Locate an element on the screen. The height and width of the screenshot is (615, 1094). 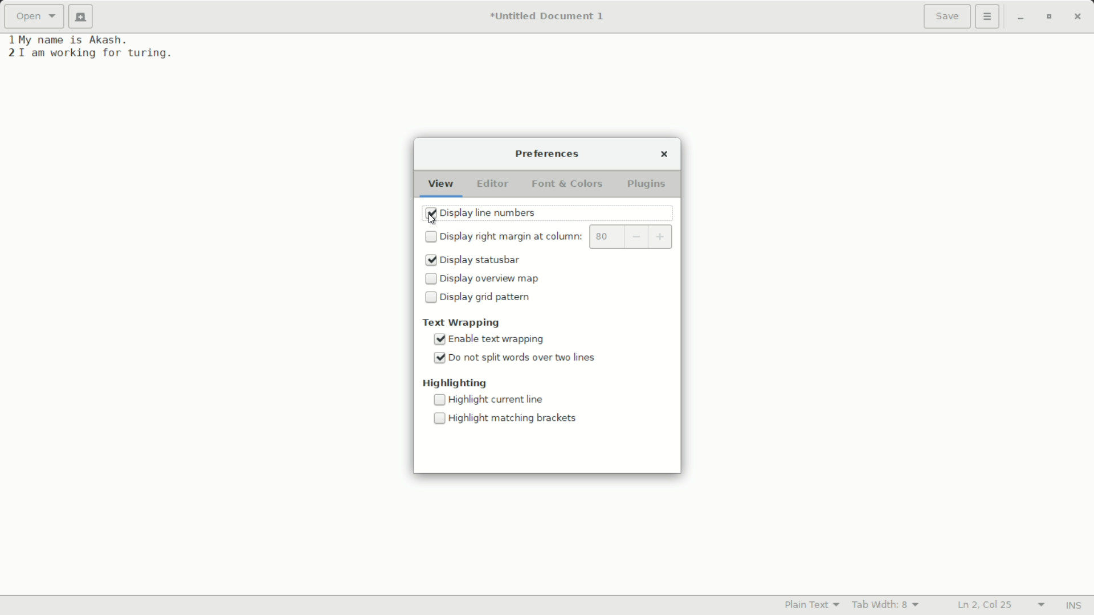
display grid pattern is located at coordinates (488, 297).